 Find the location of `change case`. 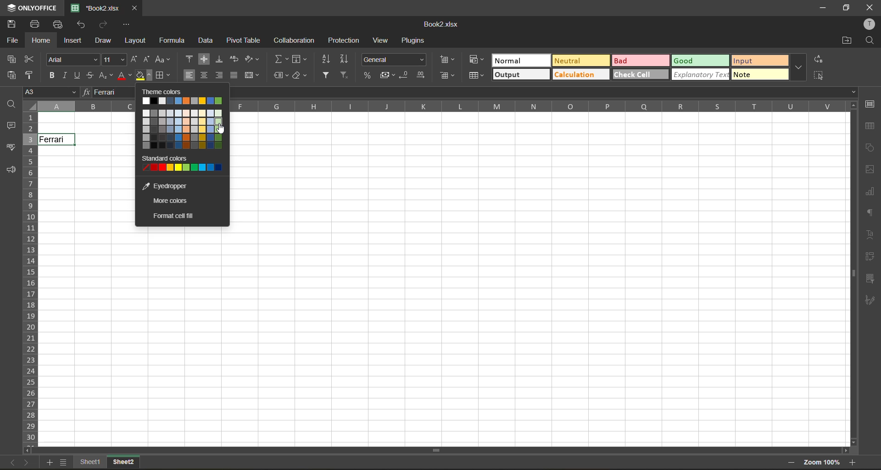

change case is located at coordinates (162, 59).